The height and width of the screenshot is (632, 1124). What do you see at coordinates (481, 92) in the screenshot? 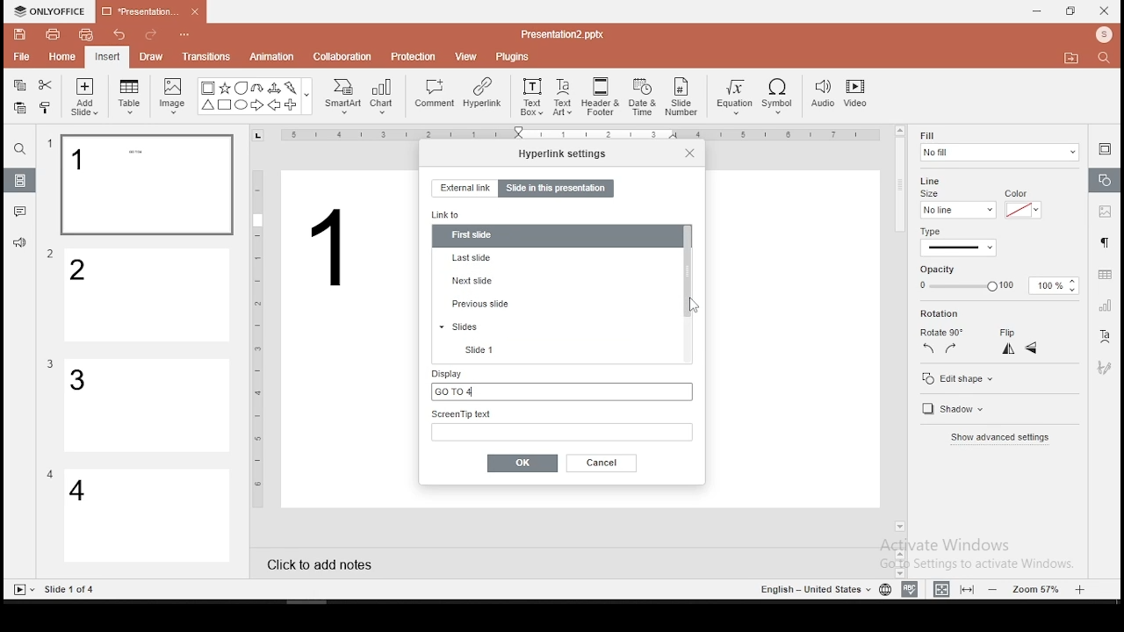
I see `hyperlink` at bounding box center [481, 92].